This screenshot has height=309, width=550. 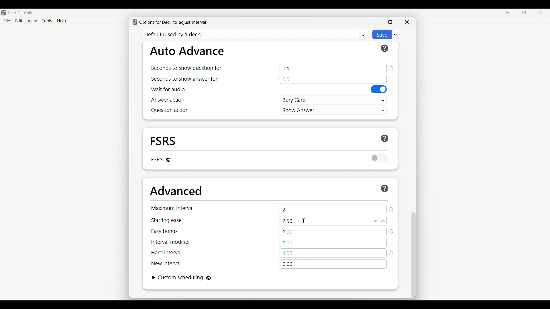 What do you see at coordinates (374, 22) in the screenshot?
I see `Minimize window` at bounding box center [374, 22].